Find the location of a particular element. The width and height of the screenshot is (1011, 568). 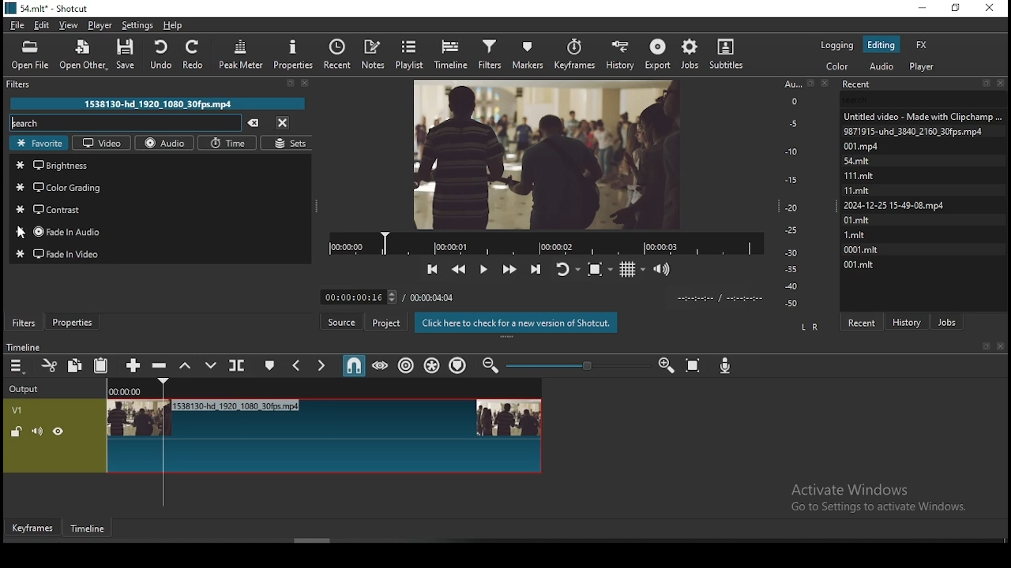

Recent is located at coordinates (925, 82).